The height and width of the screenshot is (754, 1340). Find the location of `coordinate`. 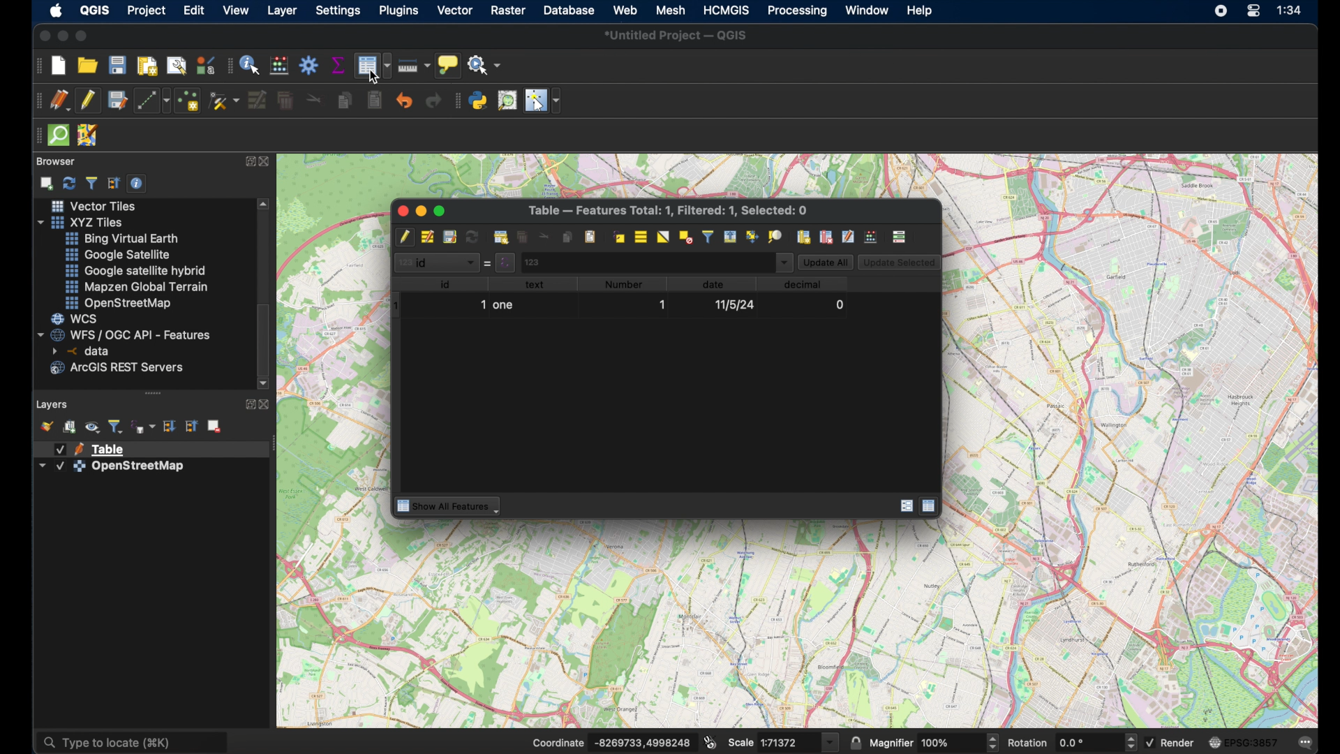

coordinate is located at coordinates (556, 741).